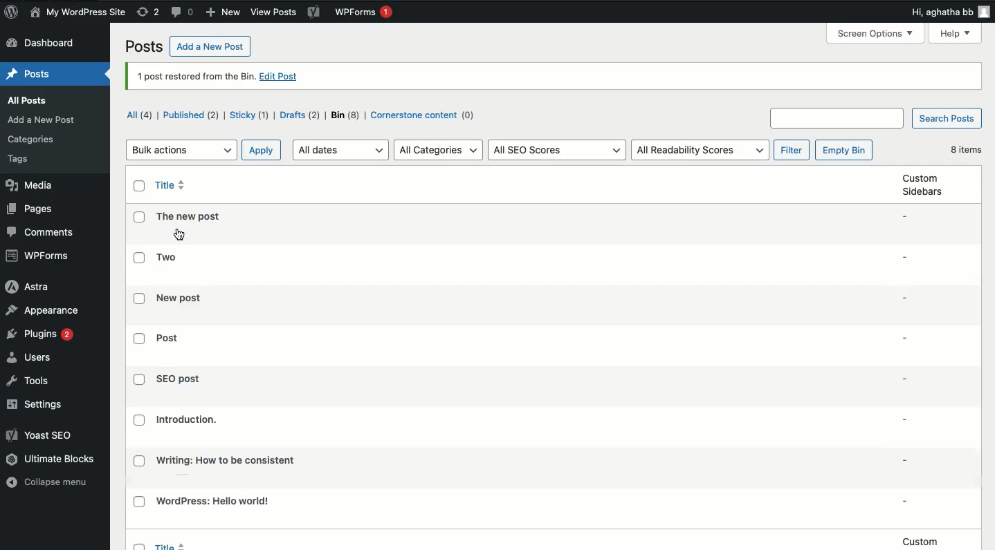 The width and height of the screenshot is (995, 550). Describe the element at coordinates (214, 499) in the screenshot. I see `Title` at that location.